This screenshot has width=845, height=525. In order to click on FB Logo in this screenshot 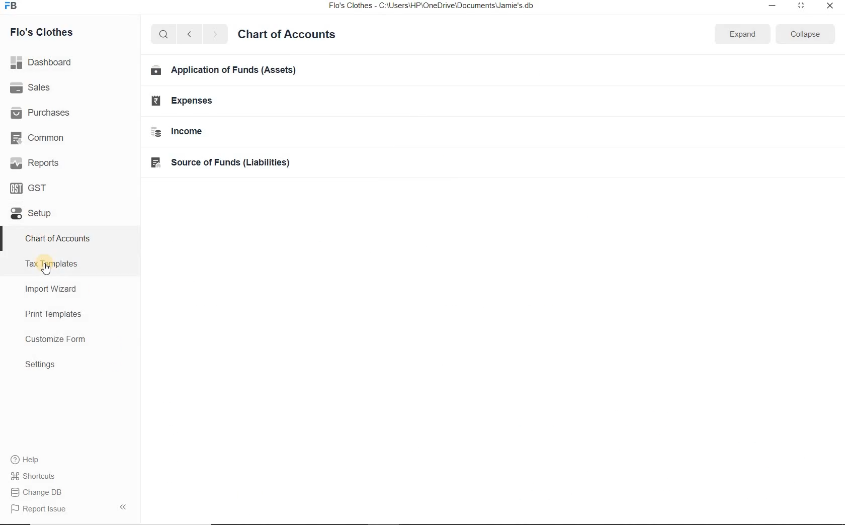, I will do `click(11, 6)`.